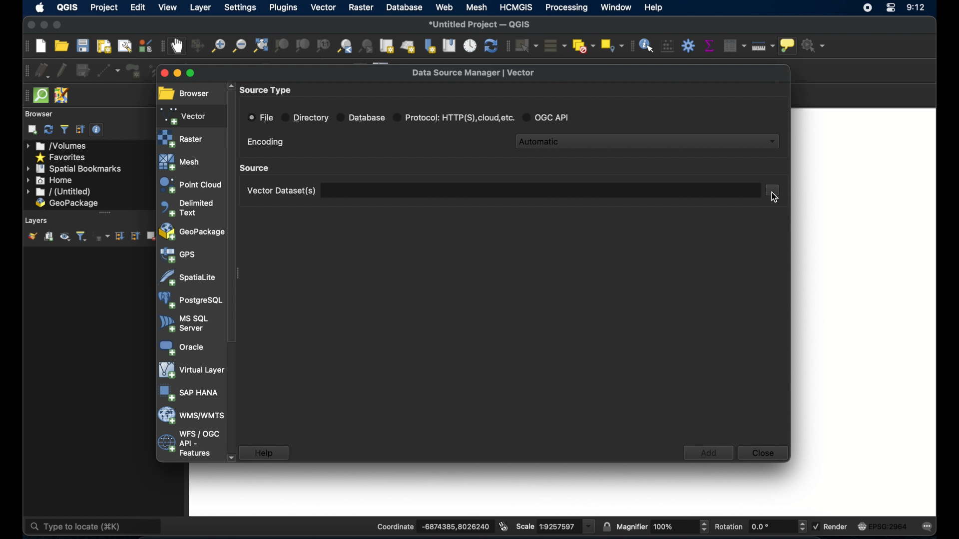 The image size is (959, 539). What do you see at coordinates (541, 190) in the screenshot?
I see `empty text box` at bounding box center [541, 190].